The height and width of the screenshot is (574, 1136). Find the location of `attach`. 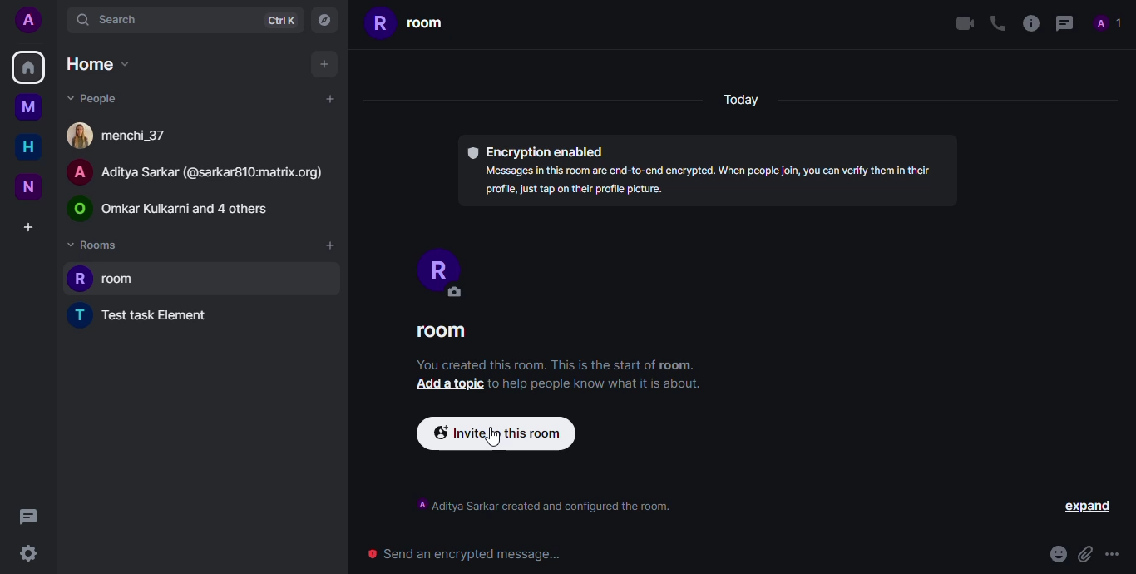

attach is located at coordinates (1084, 553).